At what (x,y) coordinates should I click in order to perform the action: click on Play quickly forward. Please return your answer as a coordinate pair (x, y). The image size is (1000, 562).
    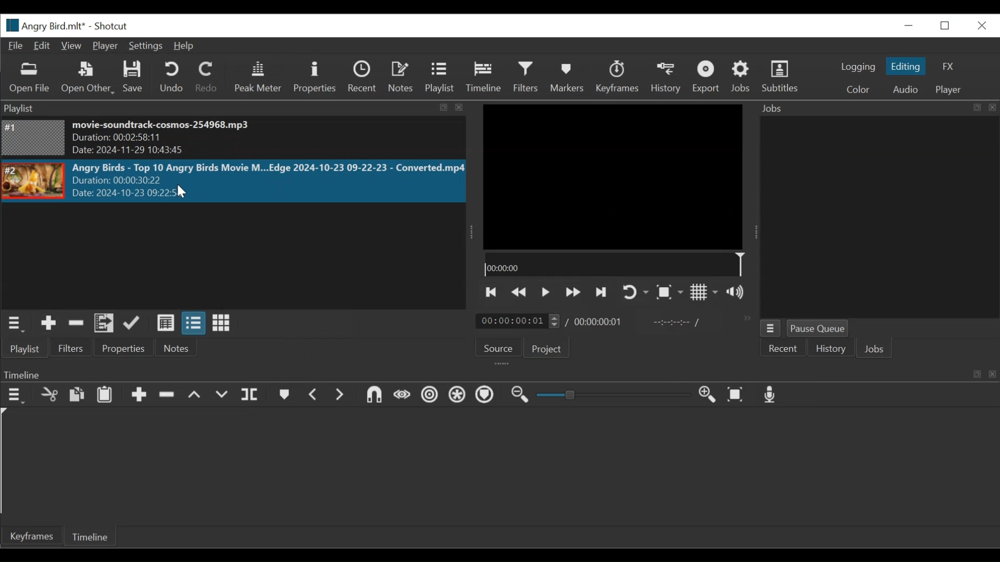
    Looking at the image, I should click on (571, 292).